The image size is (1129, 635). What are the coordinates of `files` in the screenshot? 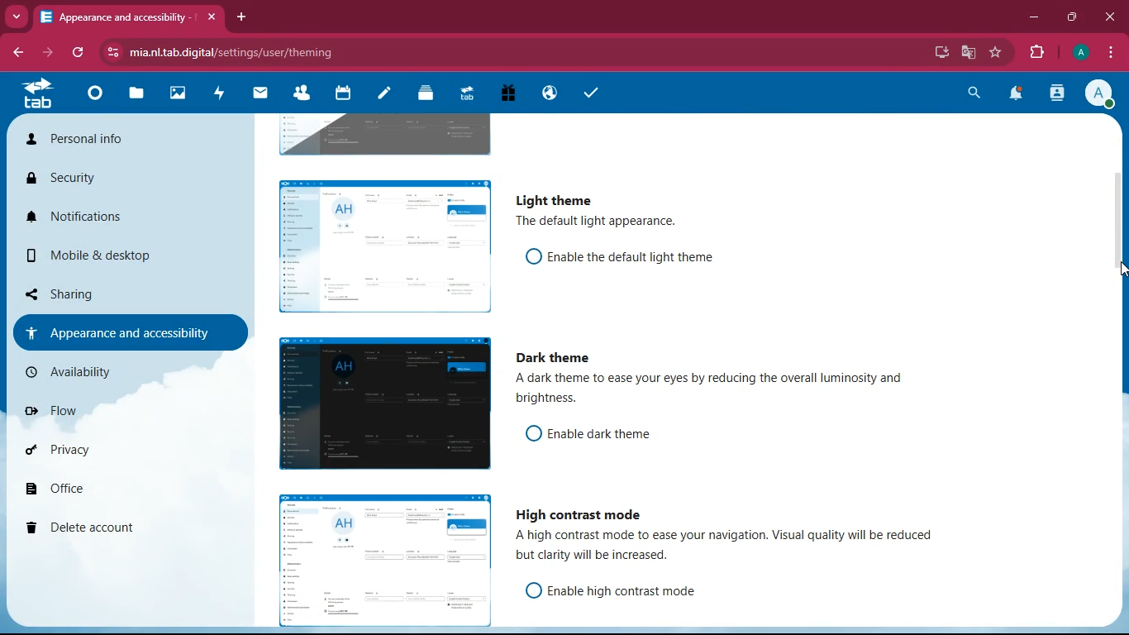 It's located at (134, 96).